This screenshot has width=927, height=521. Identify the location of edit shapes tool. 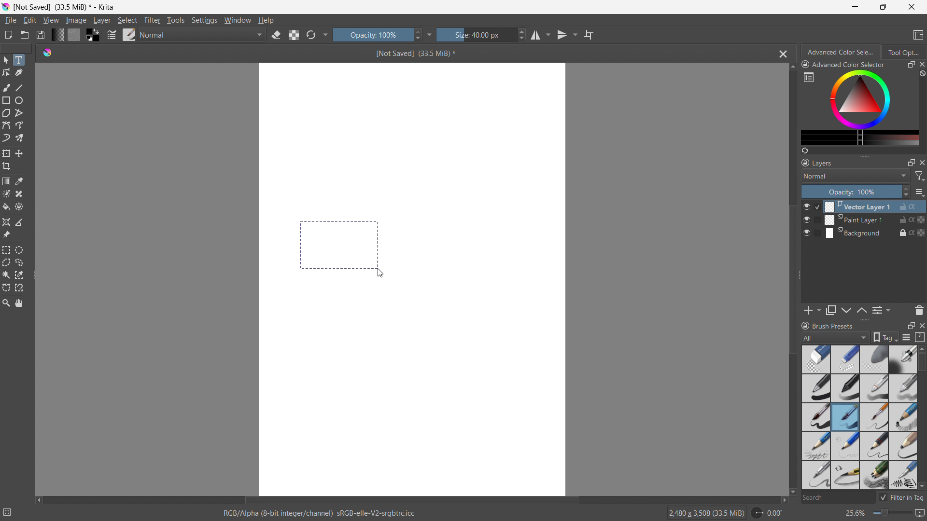
(7, 72).